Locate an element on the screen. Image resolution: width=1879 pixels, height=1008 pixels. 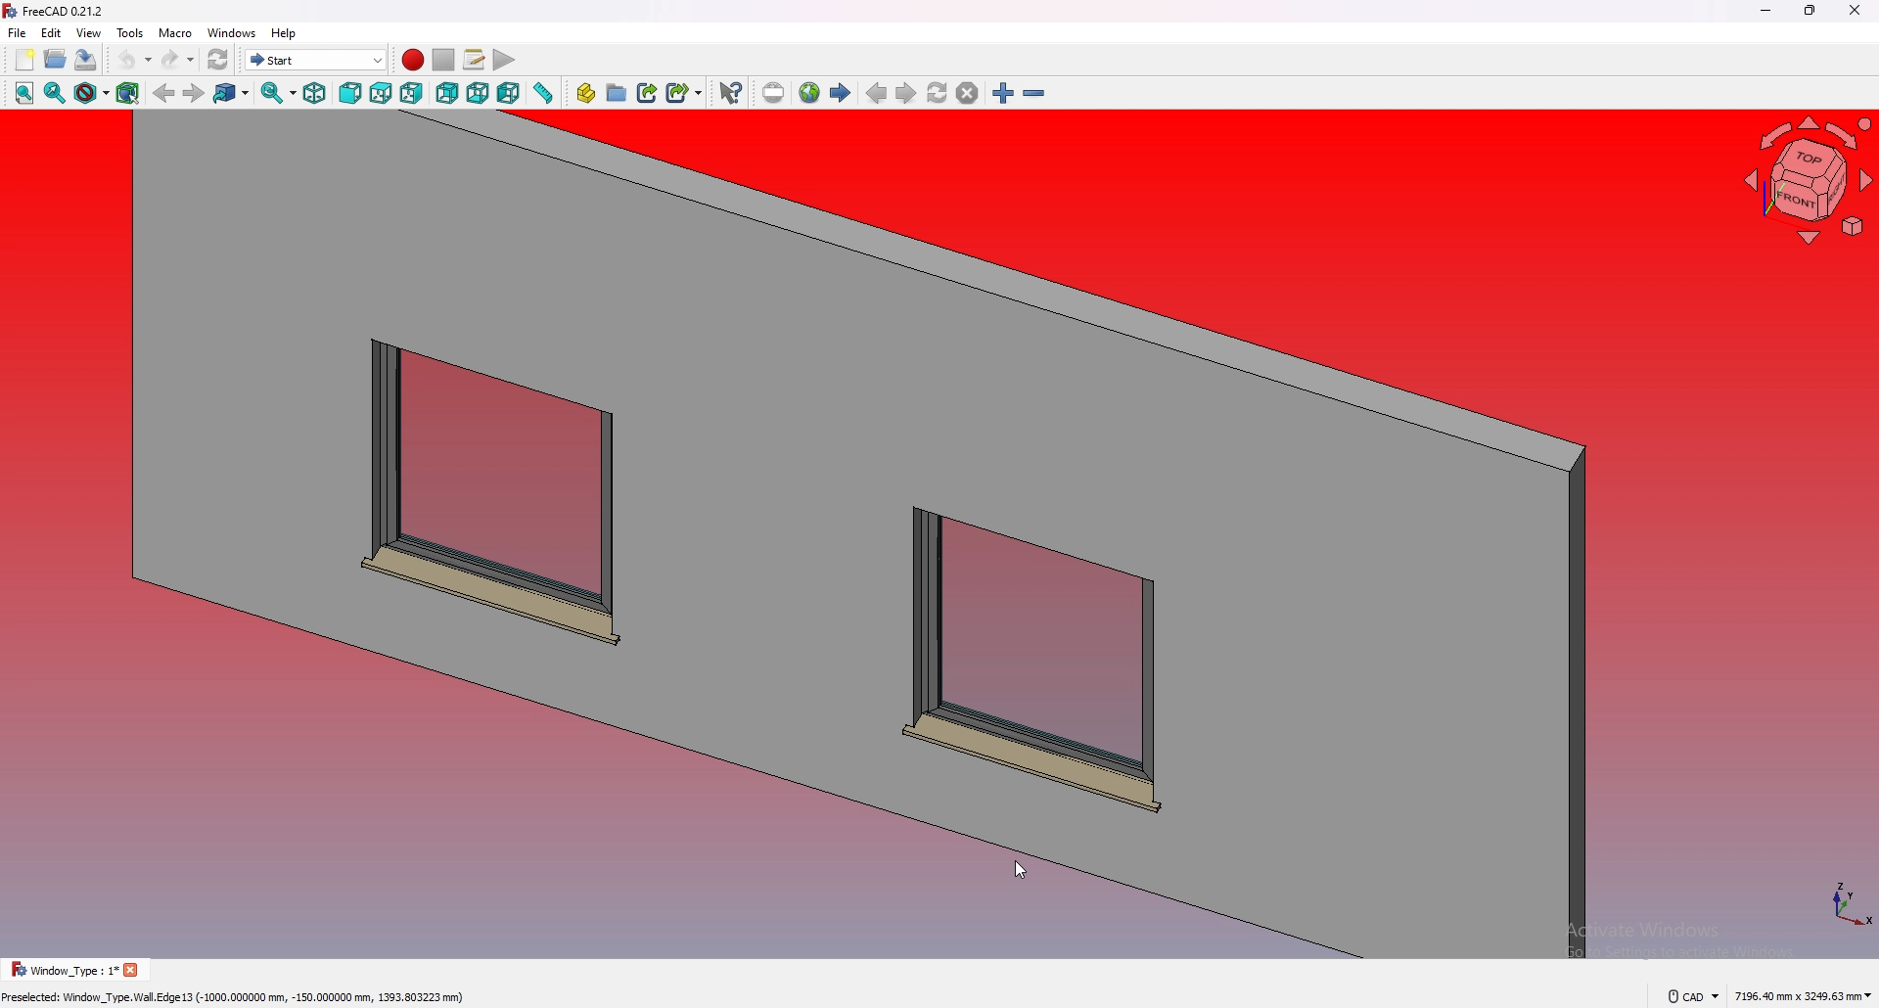
macro is located at coordinates (176, 33).